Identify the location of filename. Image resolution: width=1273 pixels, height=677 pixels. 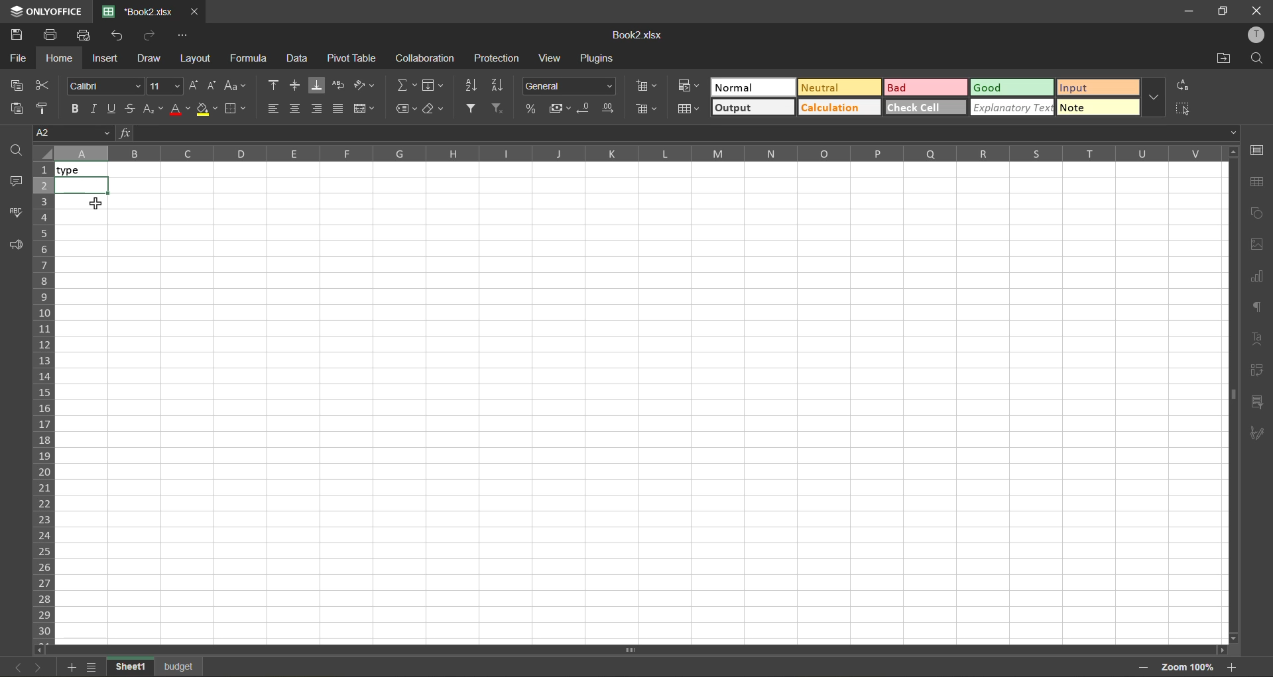
(640, 34).